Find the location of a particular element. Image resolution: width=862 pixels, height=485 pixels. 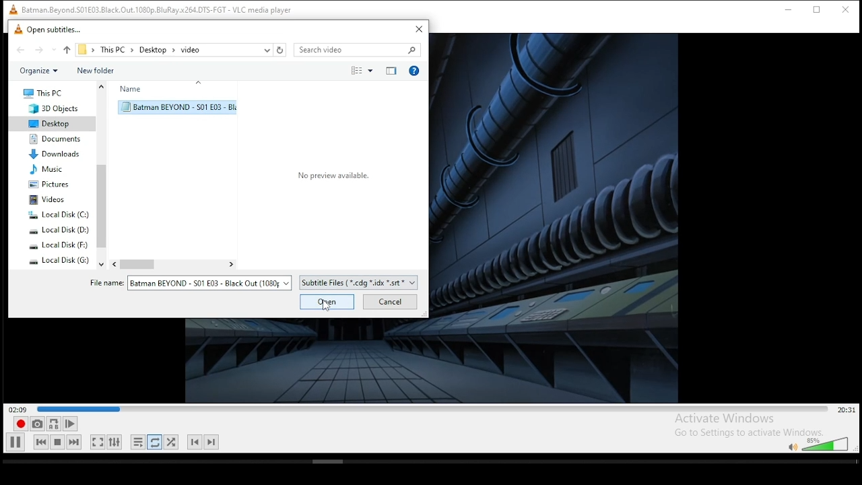

close window is located at coordinates (846, 9).